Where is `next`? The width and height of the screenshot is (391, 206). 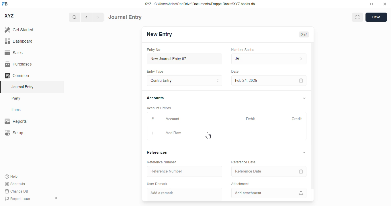
next is located at coordinates (98, 17).